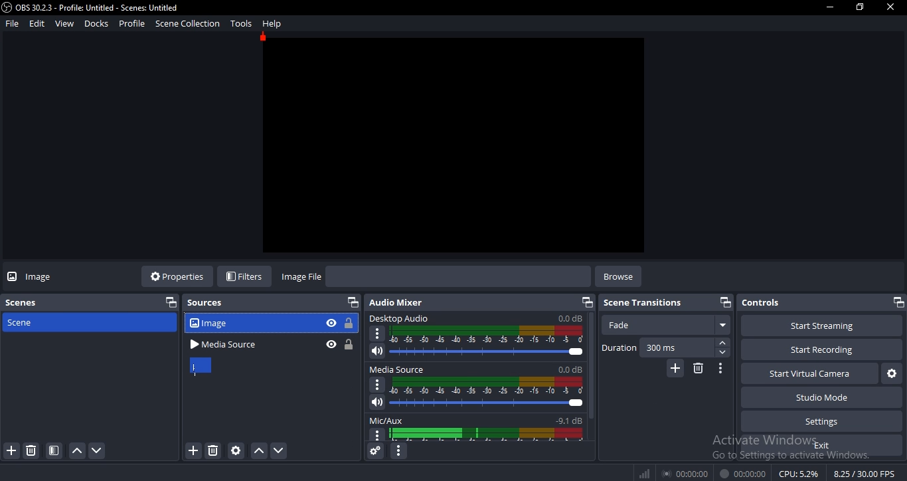 This screenshot has height=481, width=907. I want to click on controls, so click(813, 303).